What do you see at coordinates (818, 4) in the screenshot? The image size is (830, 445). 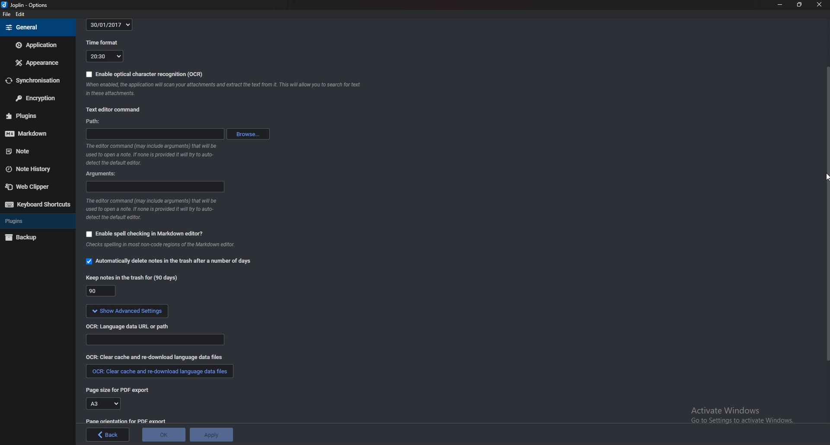 I see `close` at bounding box center [818, 4].